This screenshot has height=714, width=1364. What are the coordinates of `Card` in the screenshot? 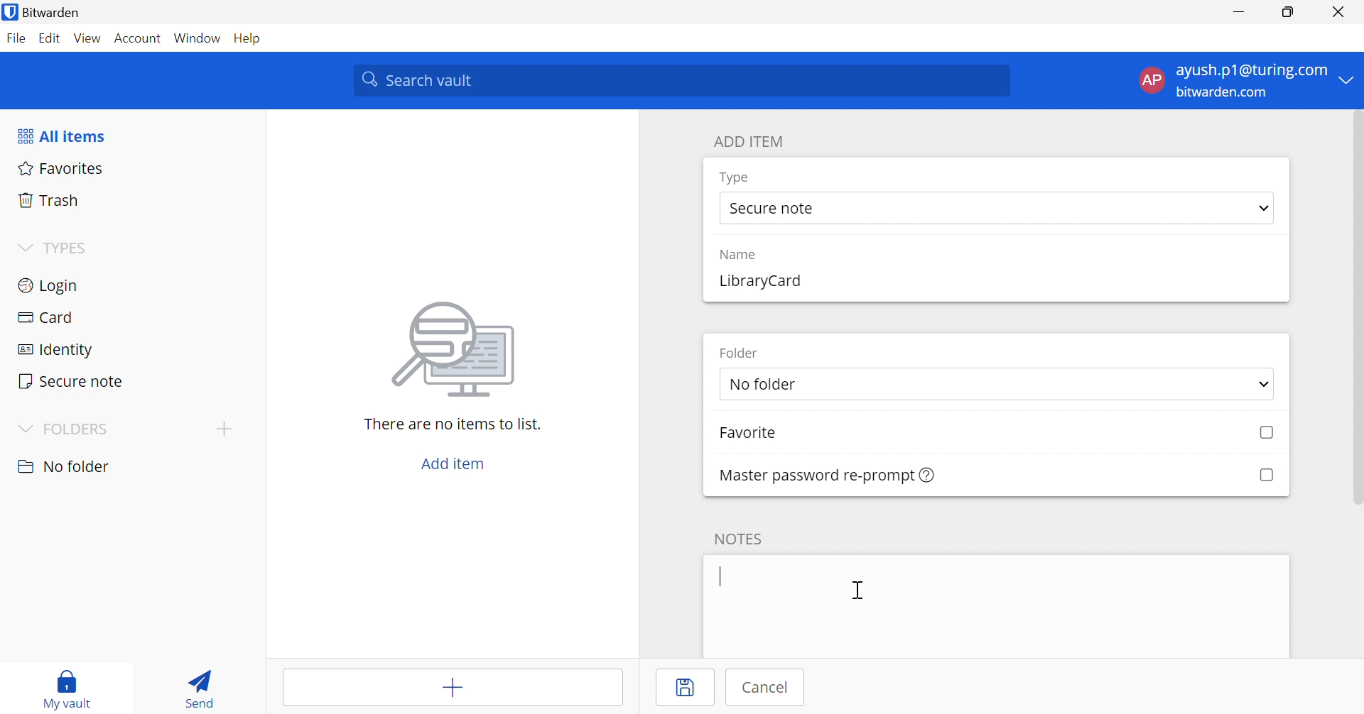 It's located at (127, 314).